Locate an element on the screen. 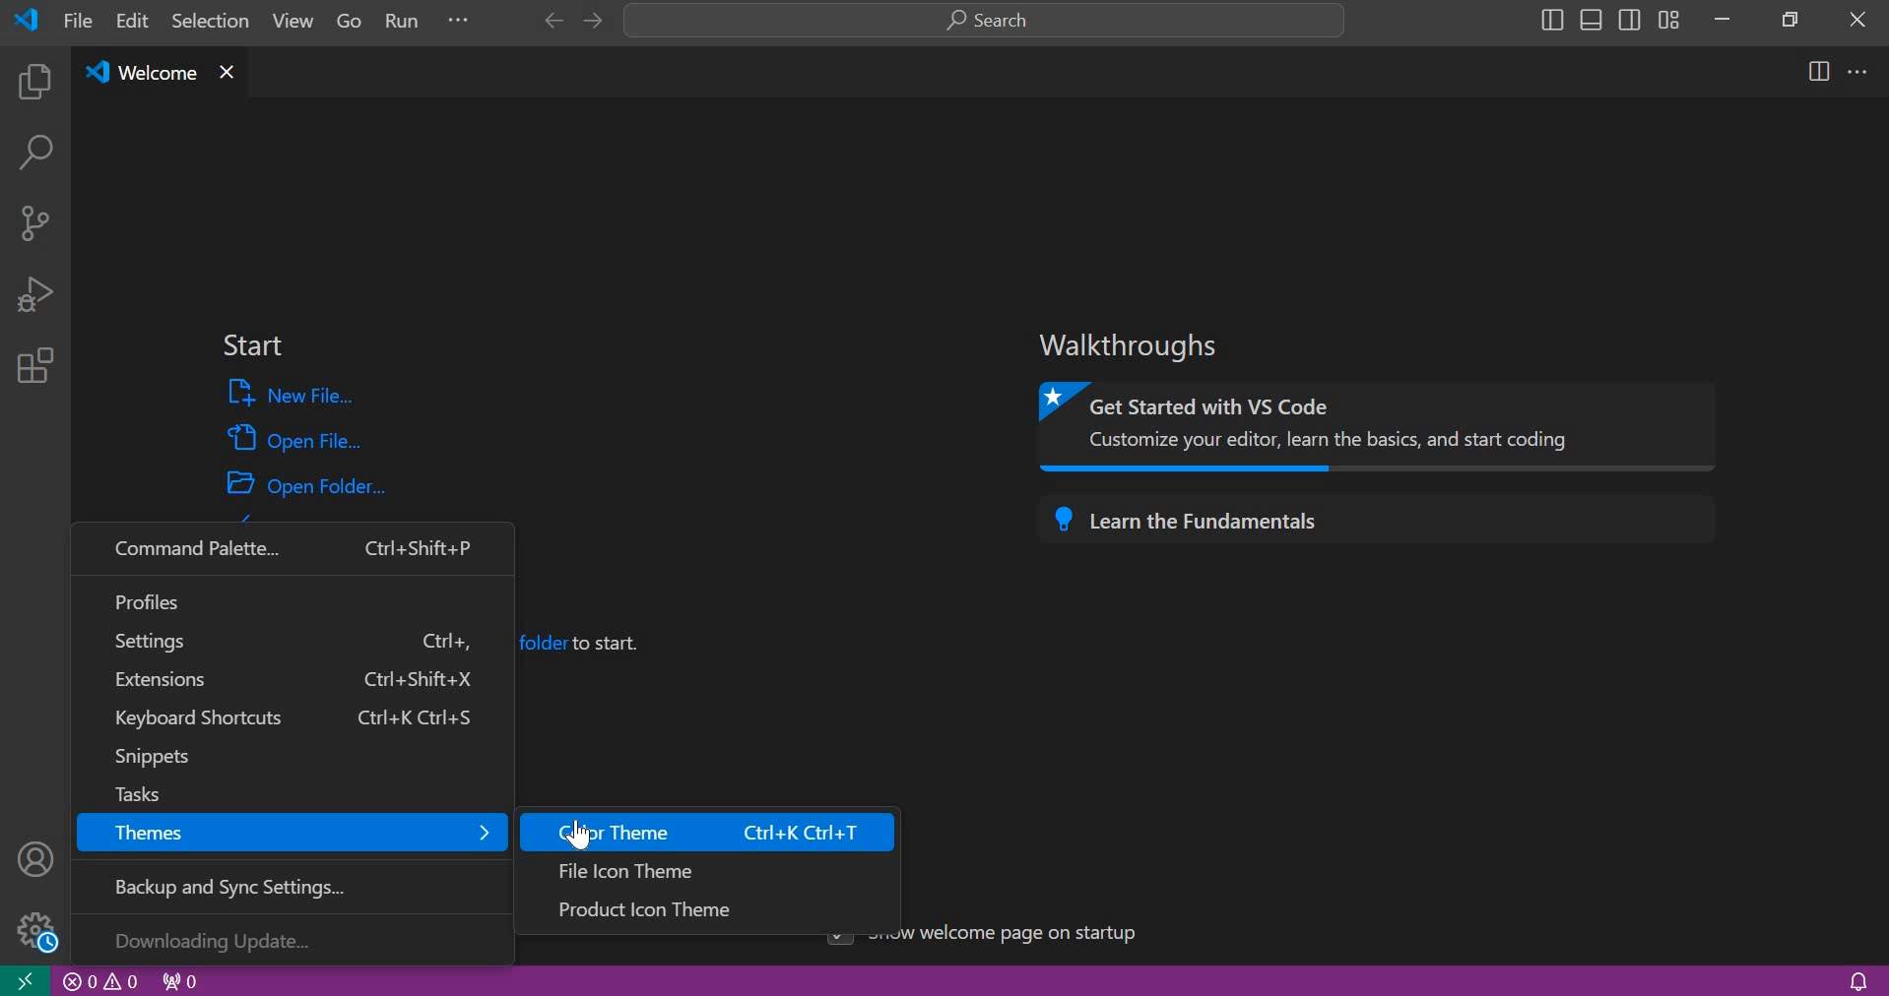 The height and width of the screenshot is (996, 1889). get started with VS Code is located at coordinates (1383, 427).